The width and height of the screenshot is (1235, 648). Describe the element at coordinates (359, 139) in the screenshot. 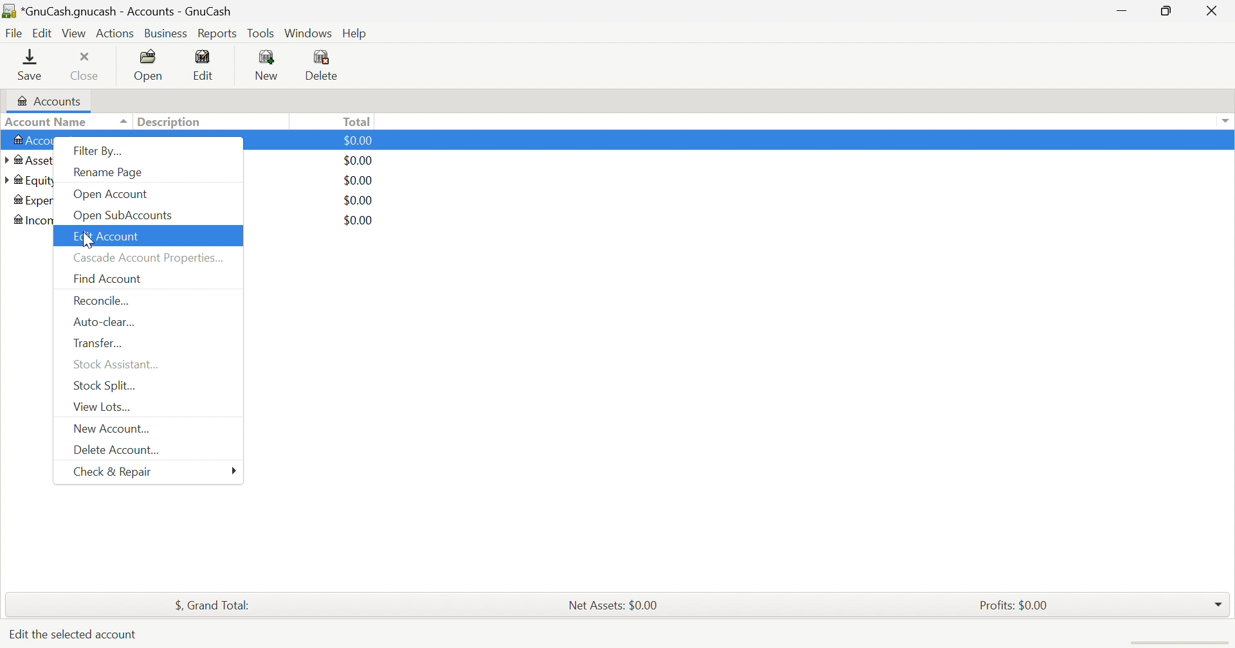

I see `$0.00` at that location.